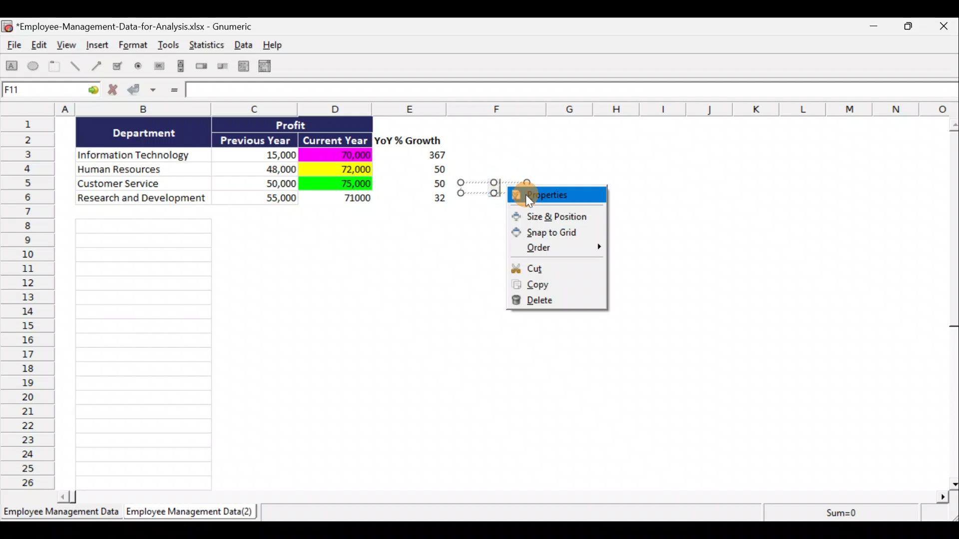 This screenshot has height=539, width=959. I want to click on Formula bar, so click(573, 92).